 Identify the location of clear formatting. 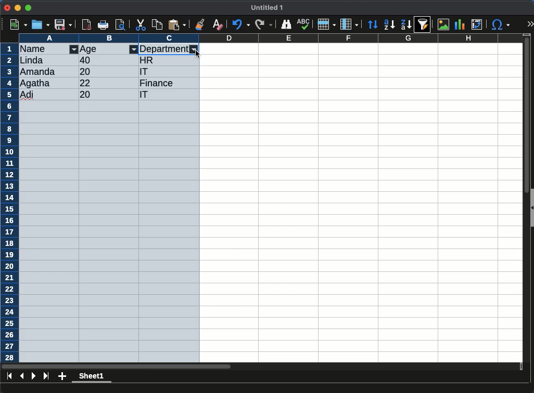
(218, 24).